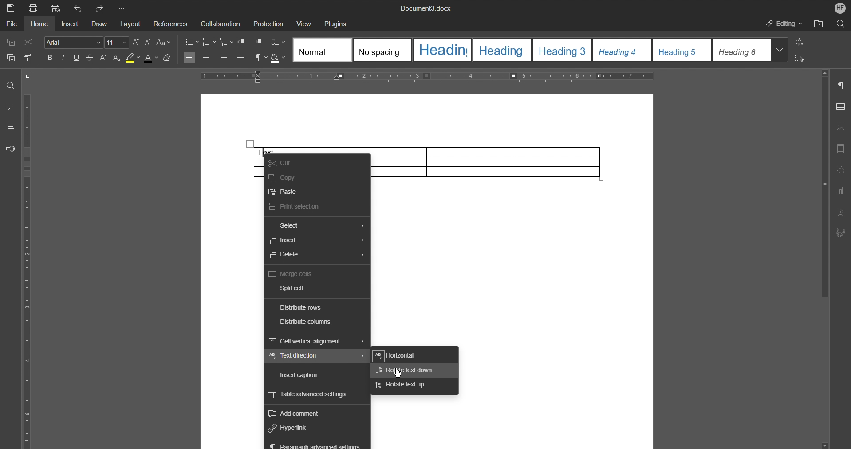 The height and width of the screenshot is (449, 851). Describe the element at coordinates (426, 7) in the screenshot. I see `Document3.docx` at that location.